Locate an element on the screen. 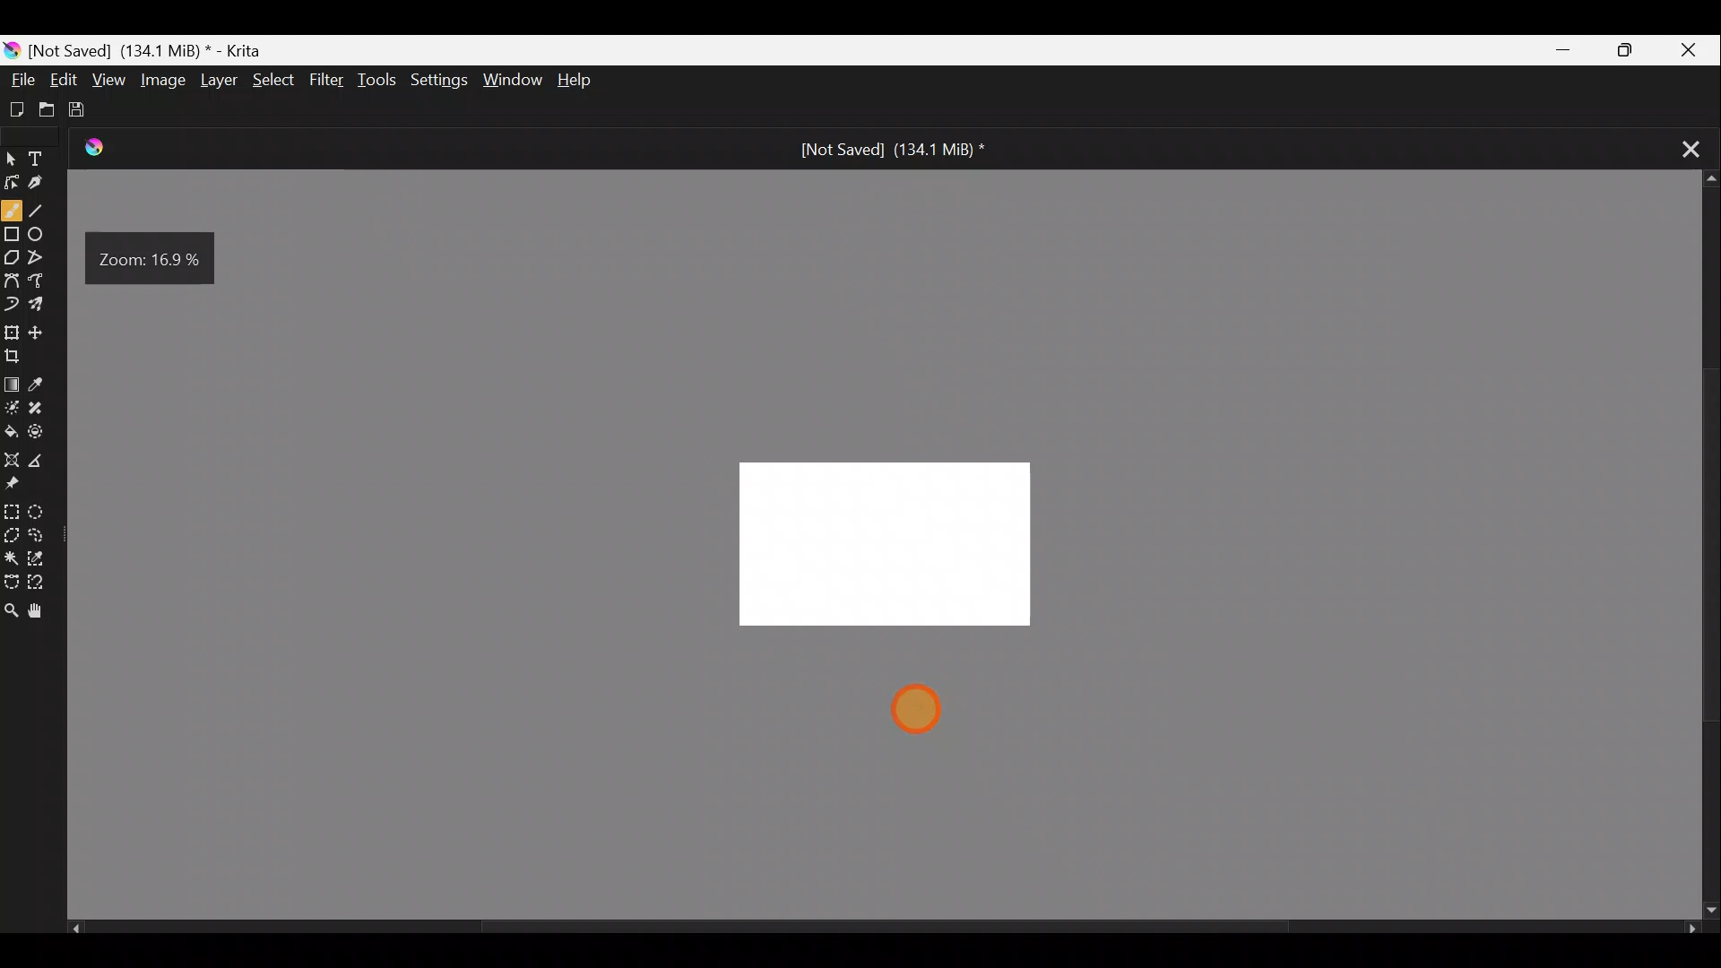 This screenshot has height=968, width=1721. Cursor is located at coordinates (934, 712).